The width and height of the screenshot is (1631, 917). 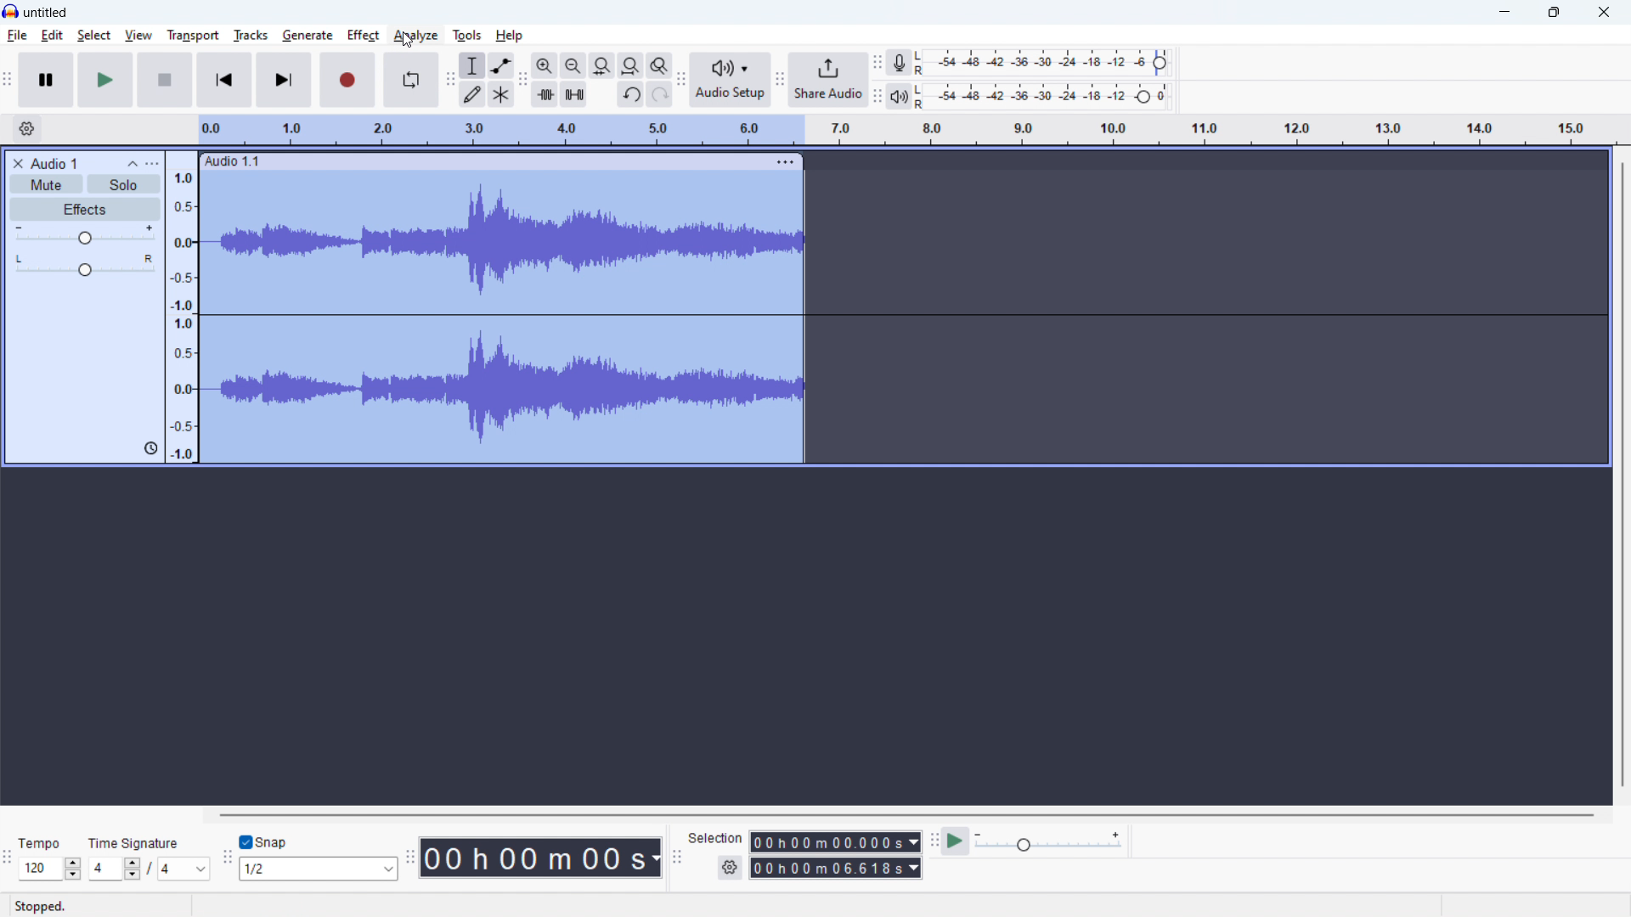 What do you see at coordinates (321, 907) in the screenshot?
I see `Click and drag to select audio` at bounding box center [321, 907].